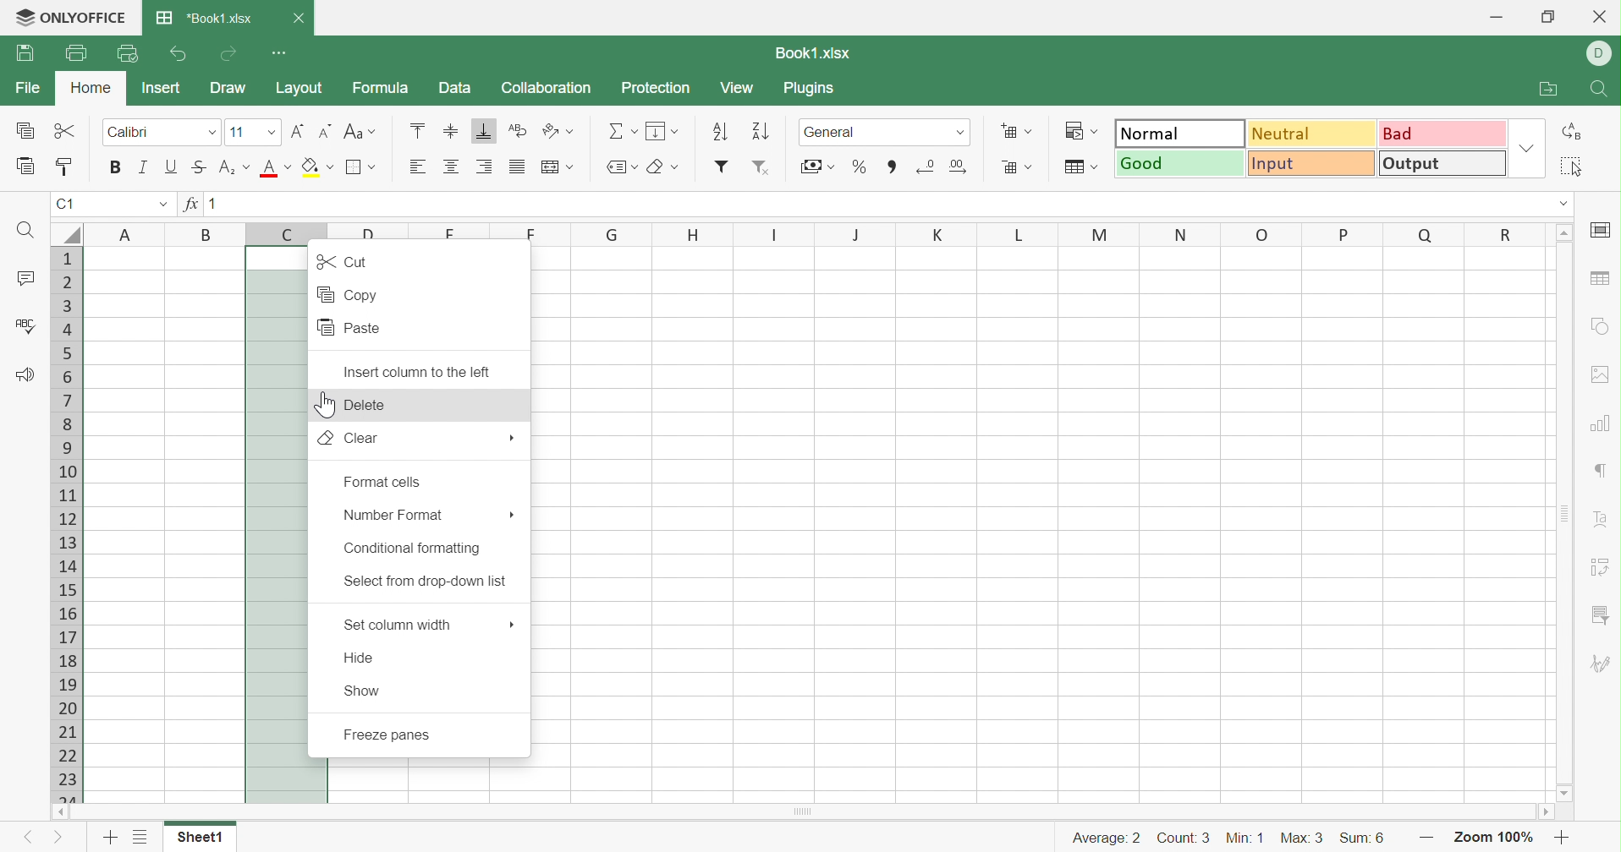 The width and height of the screenshot is (1621, 852). I want to click on Number format, so click(394, 516).